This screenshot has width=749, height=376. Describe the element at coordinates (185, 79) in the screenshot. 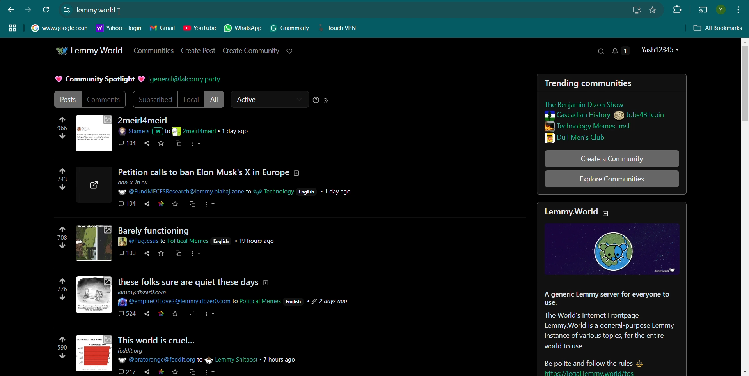

I see `Hyperlink` at that location.